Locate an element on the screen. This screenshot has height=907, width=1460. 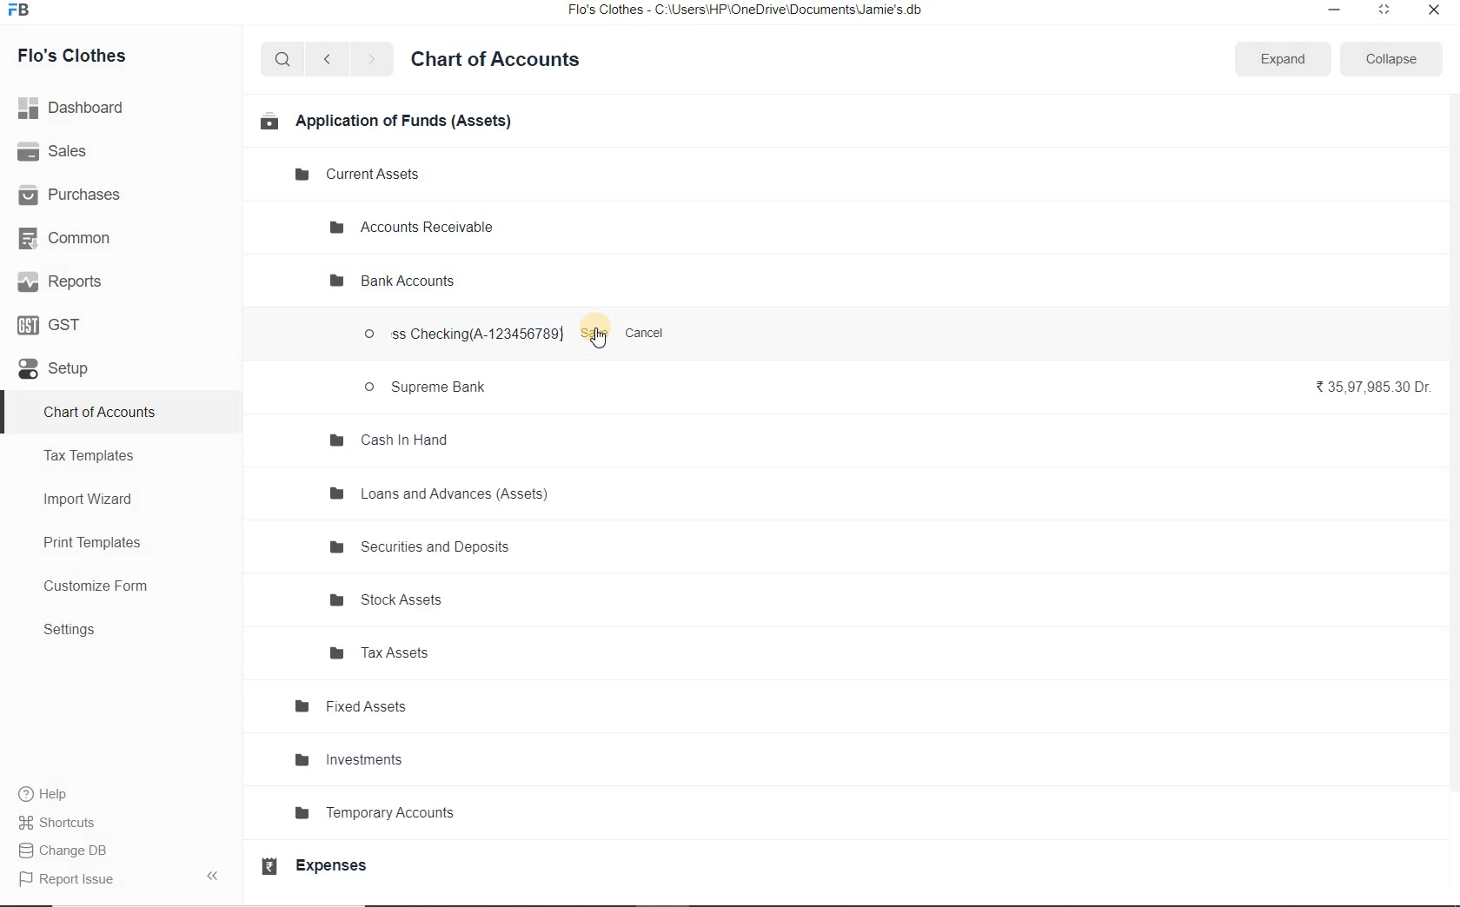
Add Account is located at coordinates (514, 281).